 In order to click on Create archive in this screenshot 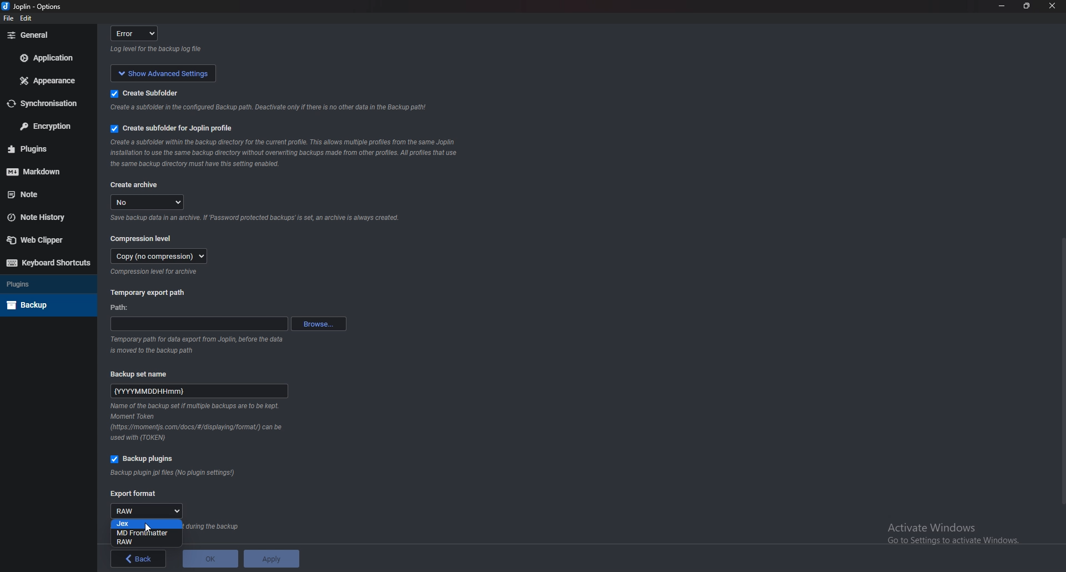, I will do `click(135, 185)`.